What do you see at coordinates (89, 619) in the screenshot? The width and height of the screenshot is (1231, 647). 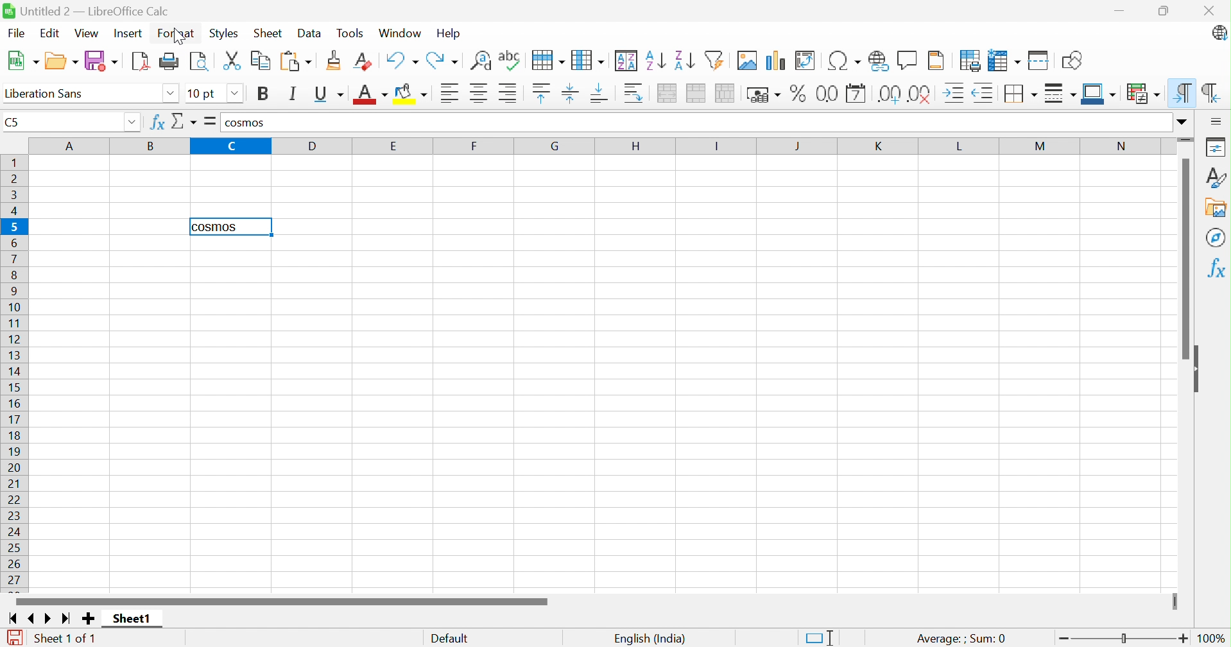 I see `Add new sheet` at bounding box center [89, 619].